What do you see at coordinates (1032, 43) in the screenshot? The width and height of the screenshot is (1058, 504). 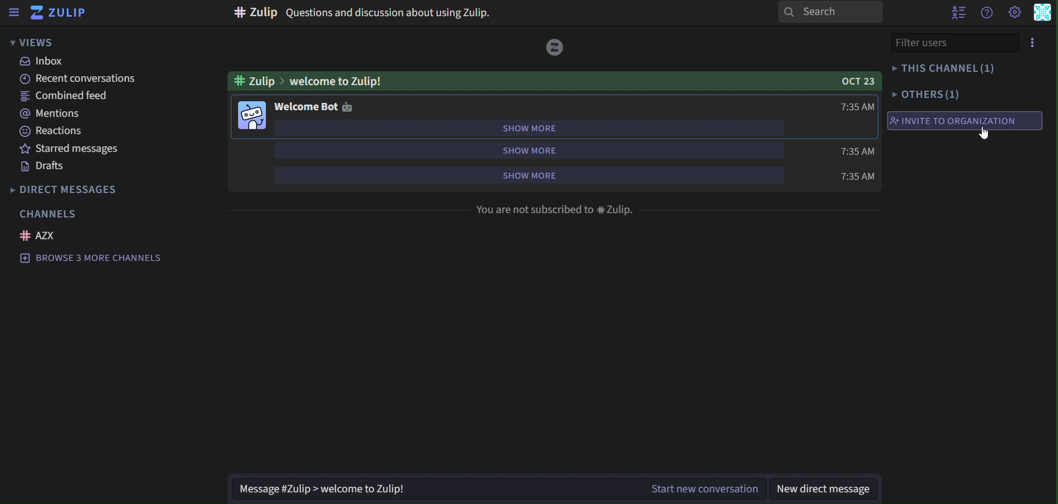 I see `menu` at bounding box center [1032, 43].